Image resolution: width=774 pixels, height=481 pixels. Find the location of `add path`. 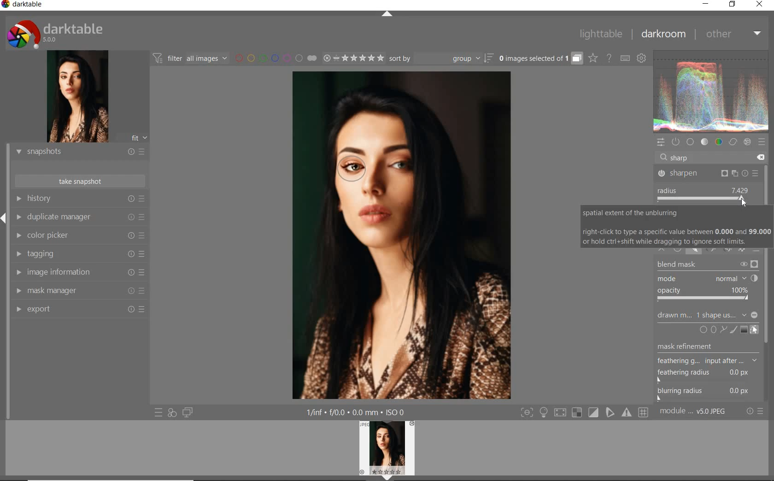

add path is located at coordinates (724, 329).